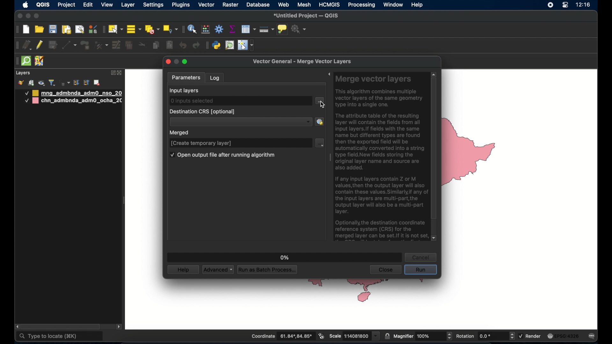 The width and height of the screenshot is (612, 344). Describe the element at coordinates (40, 45) in the screenshot. I see `toggle editing` at that location.